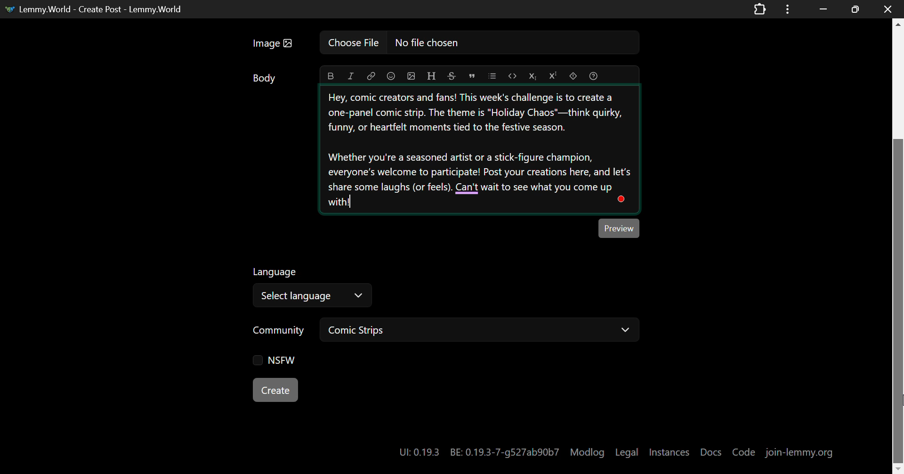  Describe the element at coordinates (627, 453) in the screenshot. I see `Legal` at that location.